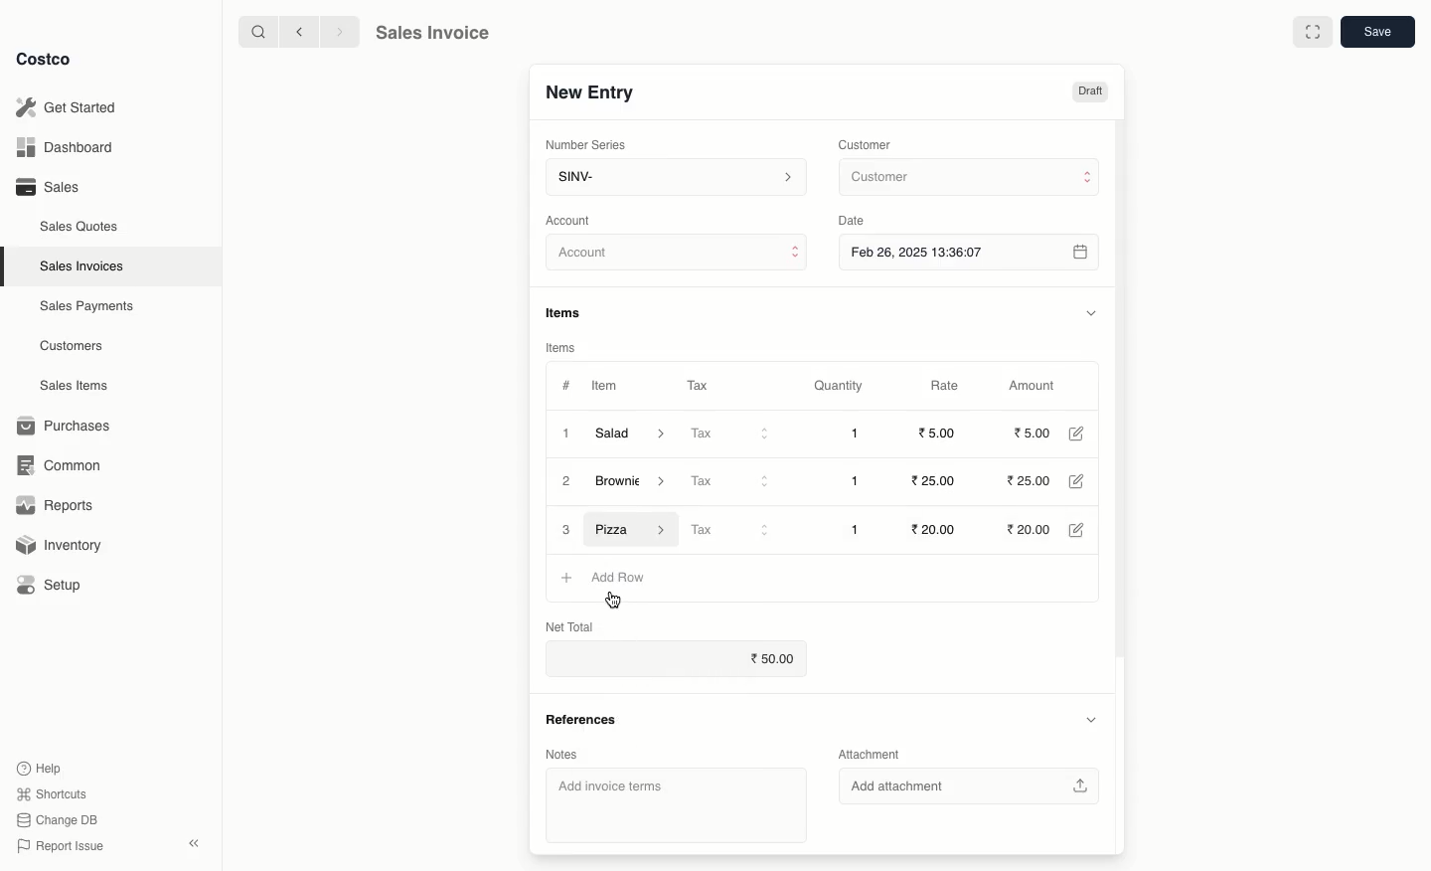 This screenshot has width=1431, height=871. Describe the element at coordinates (1075, 434) in the screenshot. I see `Edit` at that location.